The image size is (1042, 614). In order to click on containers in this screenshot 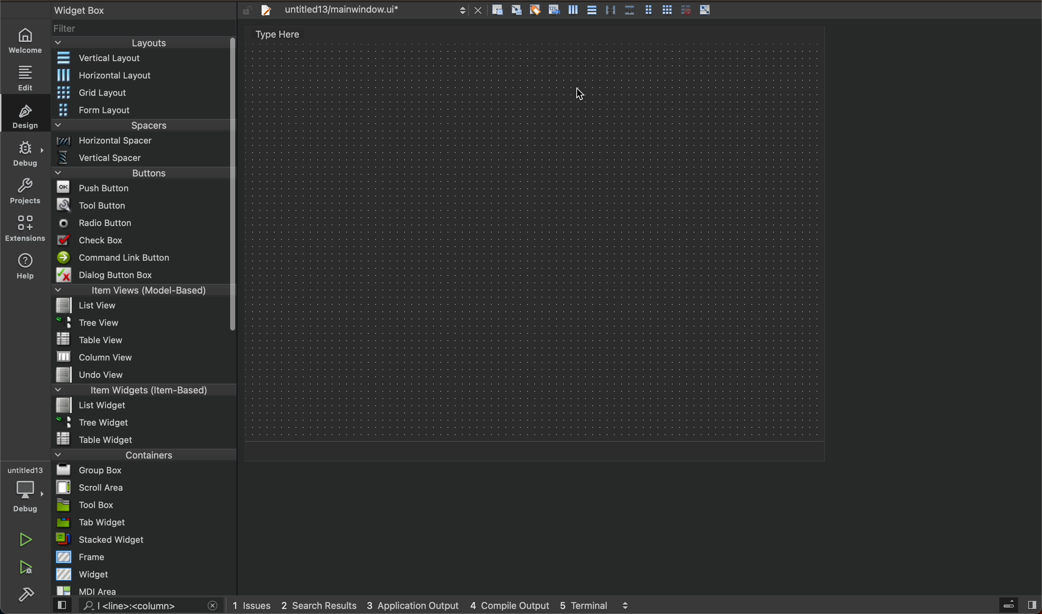, I will do `click(144, 454)`.